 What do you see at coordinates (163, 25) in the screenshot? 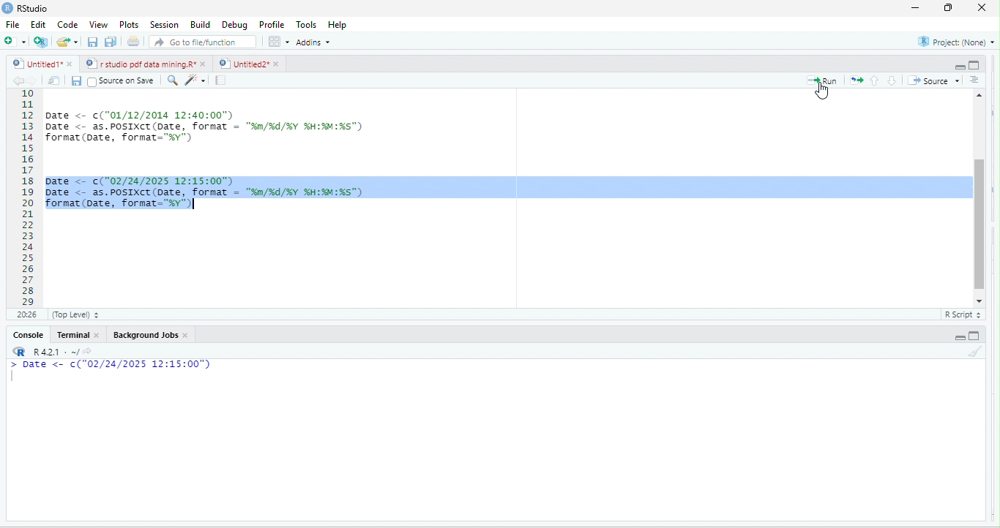
I see `Session` at bounding box center [163, 25].